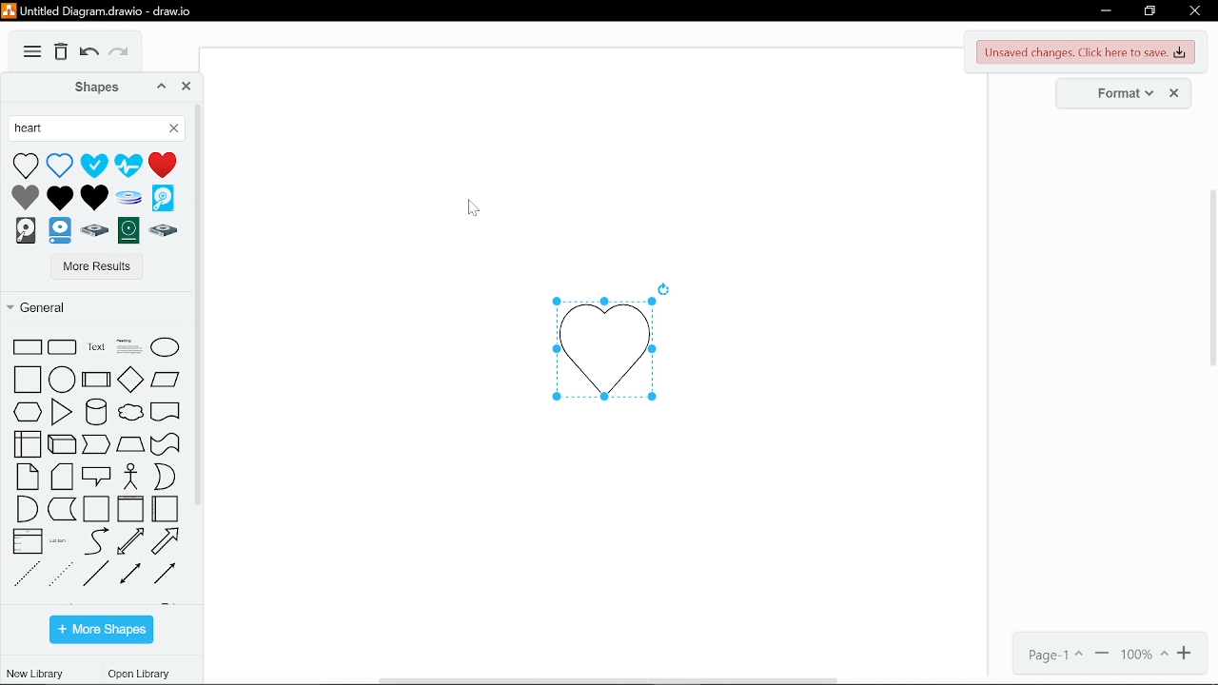 The height and width of the screenshot is (685, 1218). I want to click on restore down, so click(1149, 12).